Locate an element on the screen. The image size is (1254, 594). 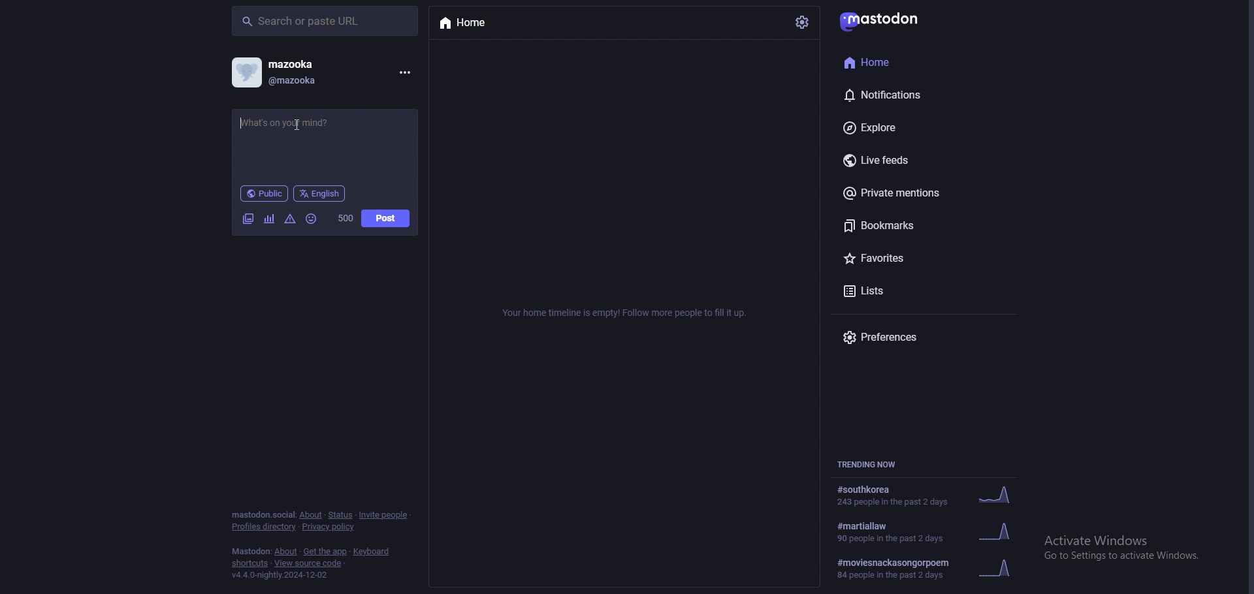
menu is located at coordinates (405, 72).